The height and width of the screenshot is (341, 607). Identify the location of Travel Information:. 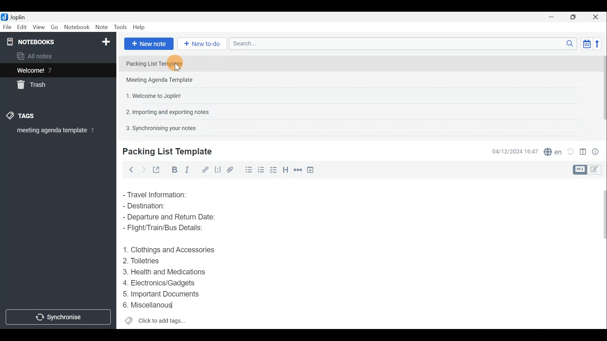
(160, 194).